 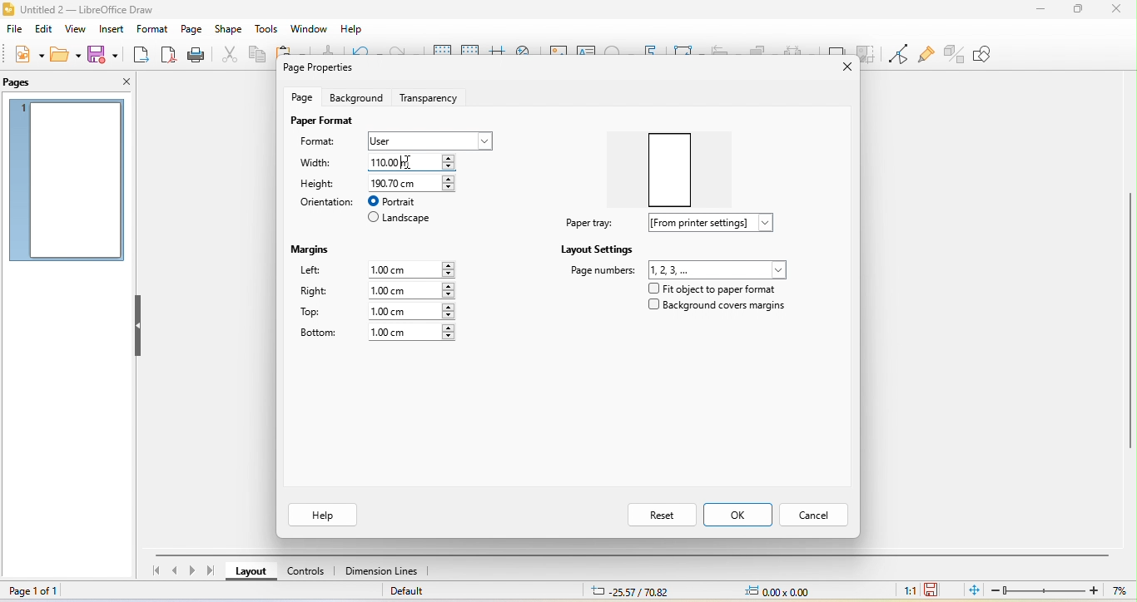 What do you see at coordinates (906, 590) in the screenshot?
I see `1:1` at bounding box center [906, 590].